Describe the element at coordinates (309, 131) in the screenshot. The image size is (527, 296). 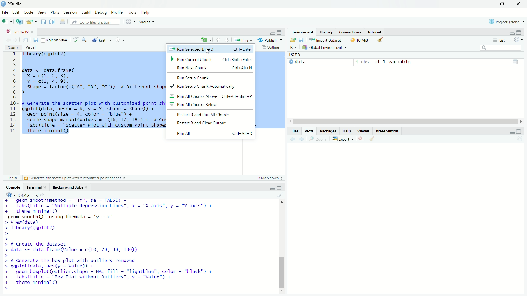
I see `Plots` at that location.